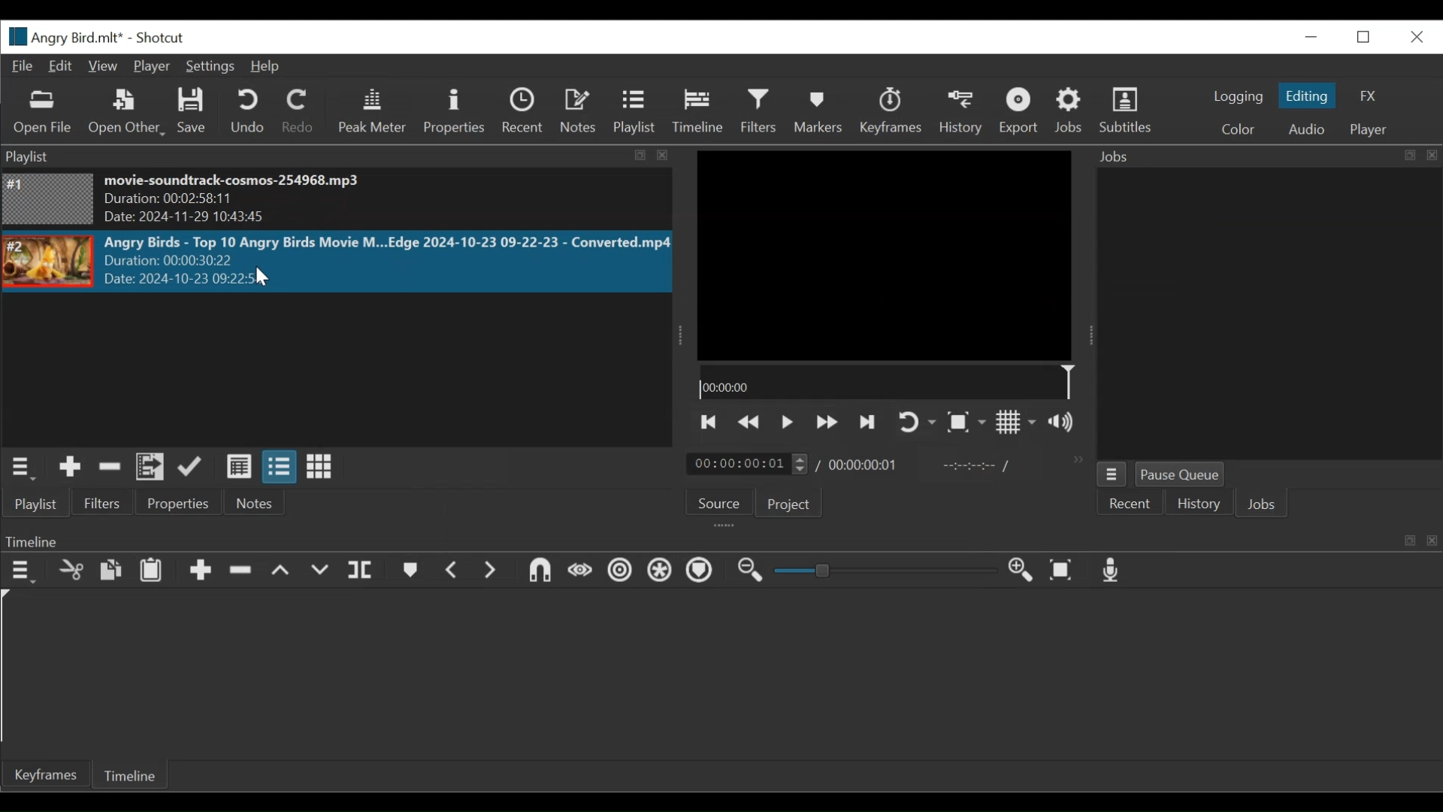 Image resolution: width=1443 pixels, height=812 pixels. Describe the element at coordinates (23, 65) in the screenshot. I see `File` at that location.